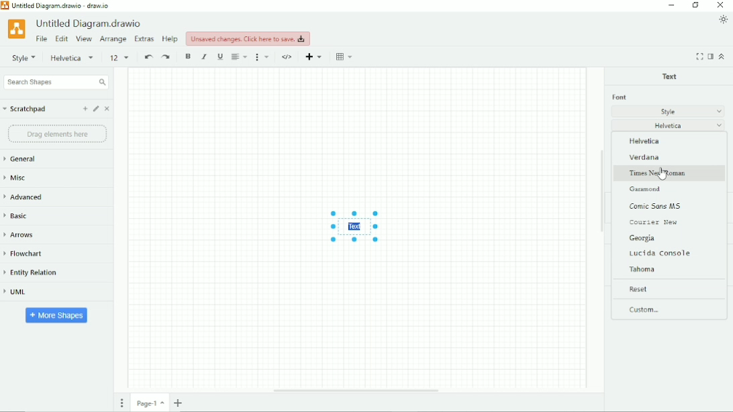 The width and height of the screenshot is (733, 412). What do you see at coordinates (26, 197) in the screenshot?
I see `Advanced` at bounding box center [26, 197].